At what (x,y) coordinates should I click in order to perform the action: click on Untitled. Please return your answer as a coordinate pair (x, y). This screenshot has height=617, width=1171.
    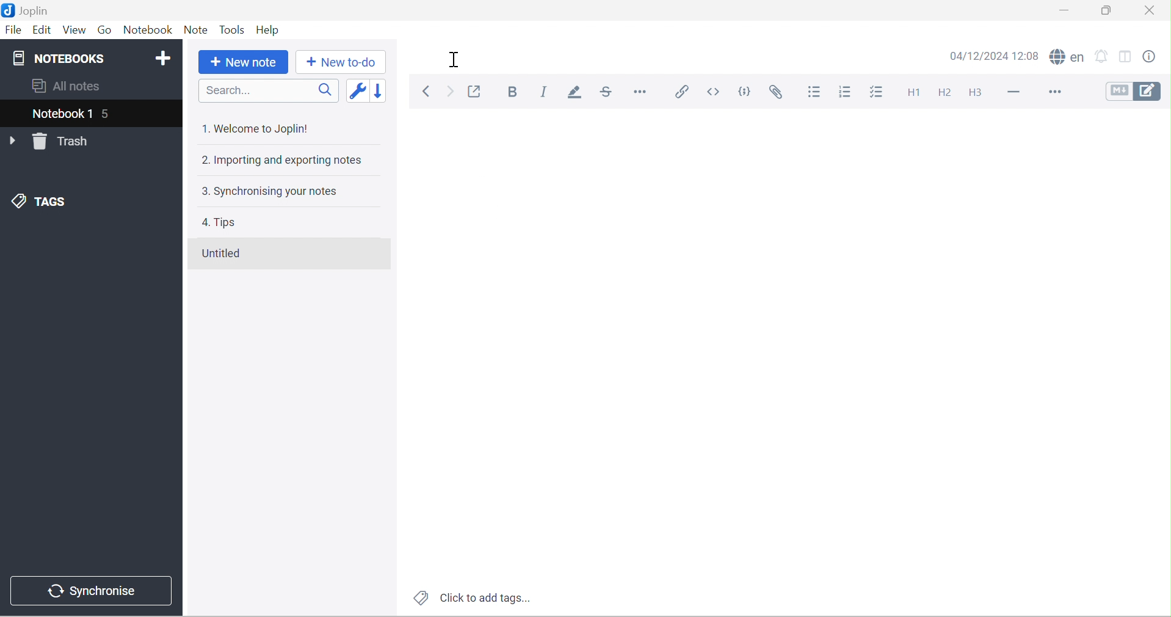
    Looking at the image, I should click on (227, 255).